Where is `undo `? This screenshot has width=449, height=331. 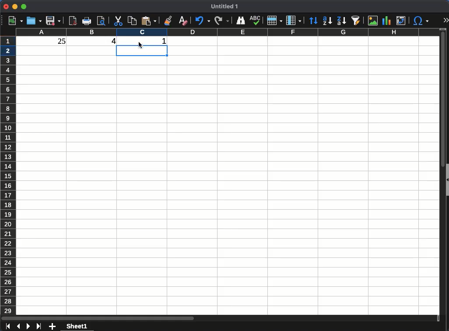 undo  is located at coordinates (203, 21).